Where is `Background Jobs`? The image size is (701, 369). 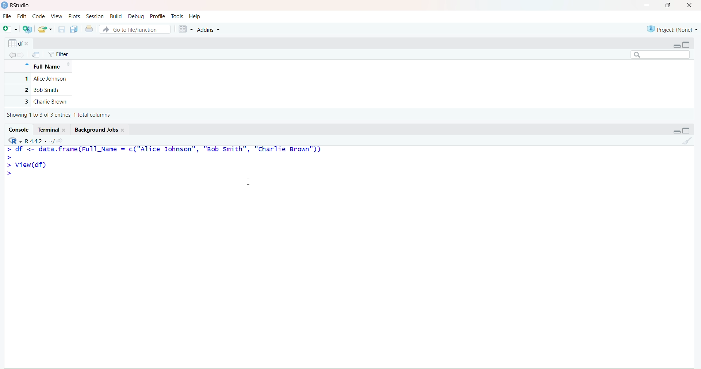
Background Jobs is located at coordinates (100, 129).